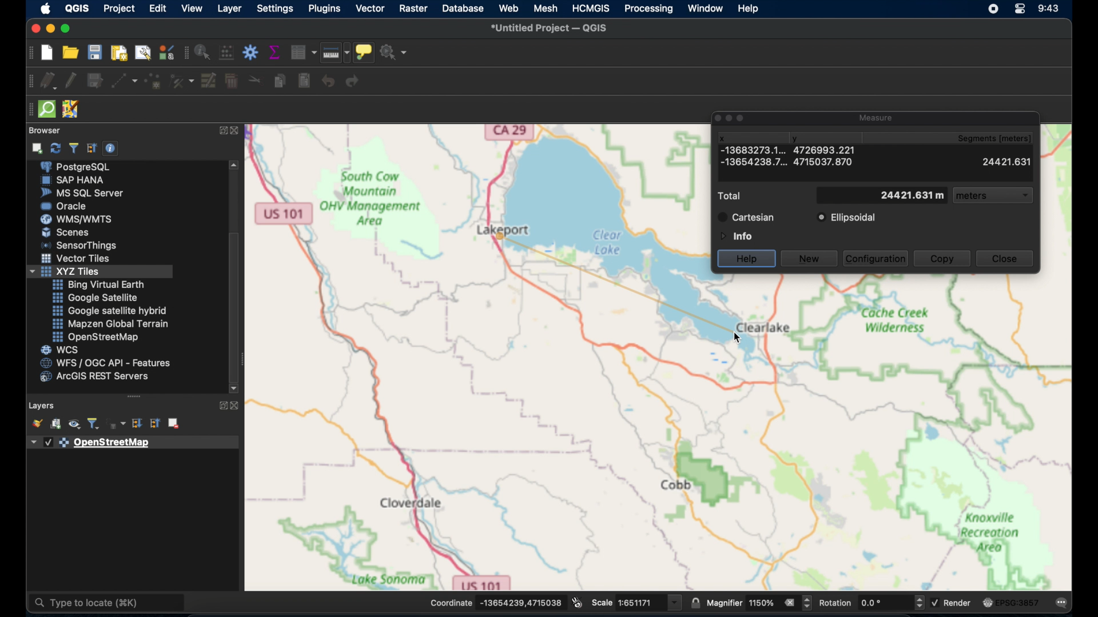 The width and height of the screenshot is (1098, 617). I want to click on help, so click(749, 10).